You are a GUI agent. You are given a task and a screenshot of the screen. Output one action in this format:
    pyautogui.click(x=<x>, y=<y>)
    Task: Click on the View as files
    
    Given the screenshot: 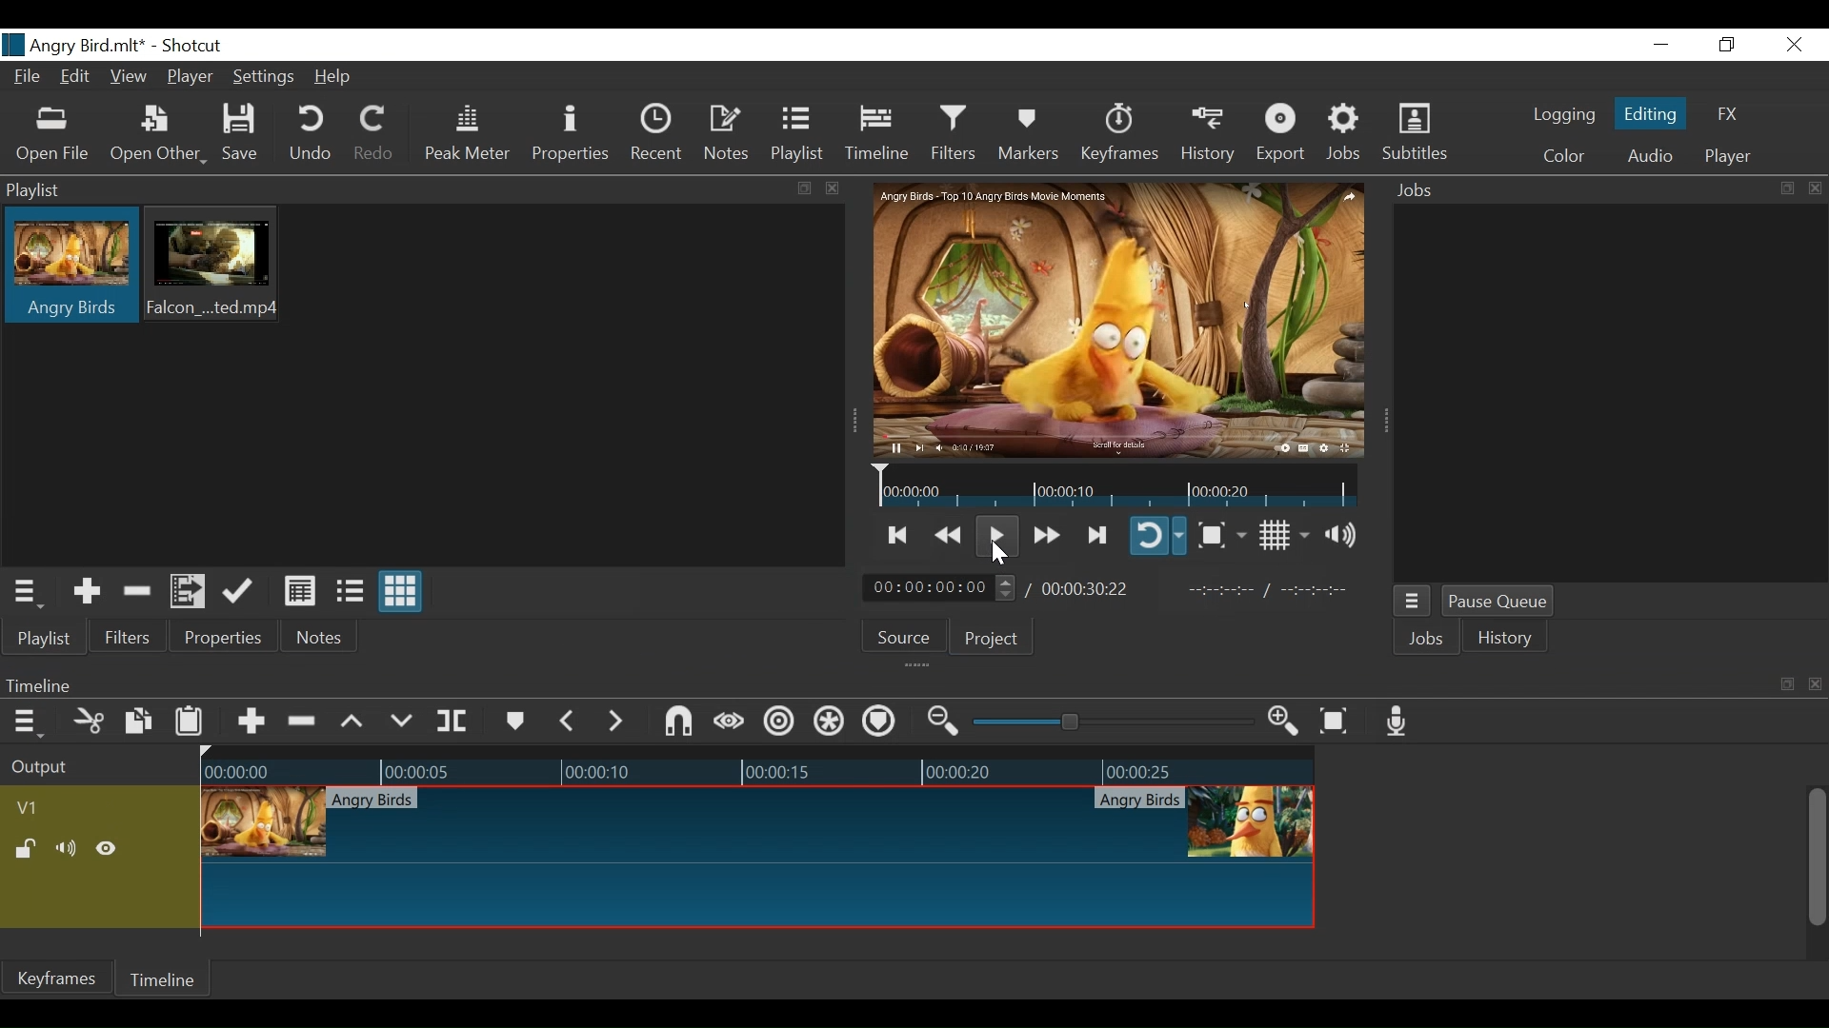 What is the action you would take?
    pyautogui.click(x=348, y=589)
    